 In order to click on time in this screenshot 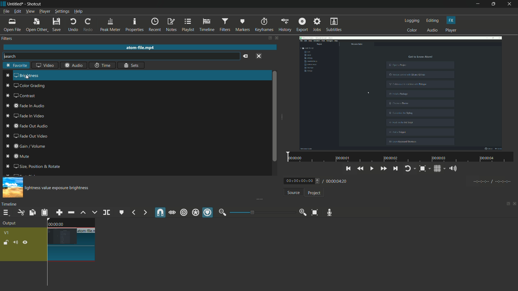, I will do `click(102, 65)`.